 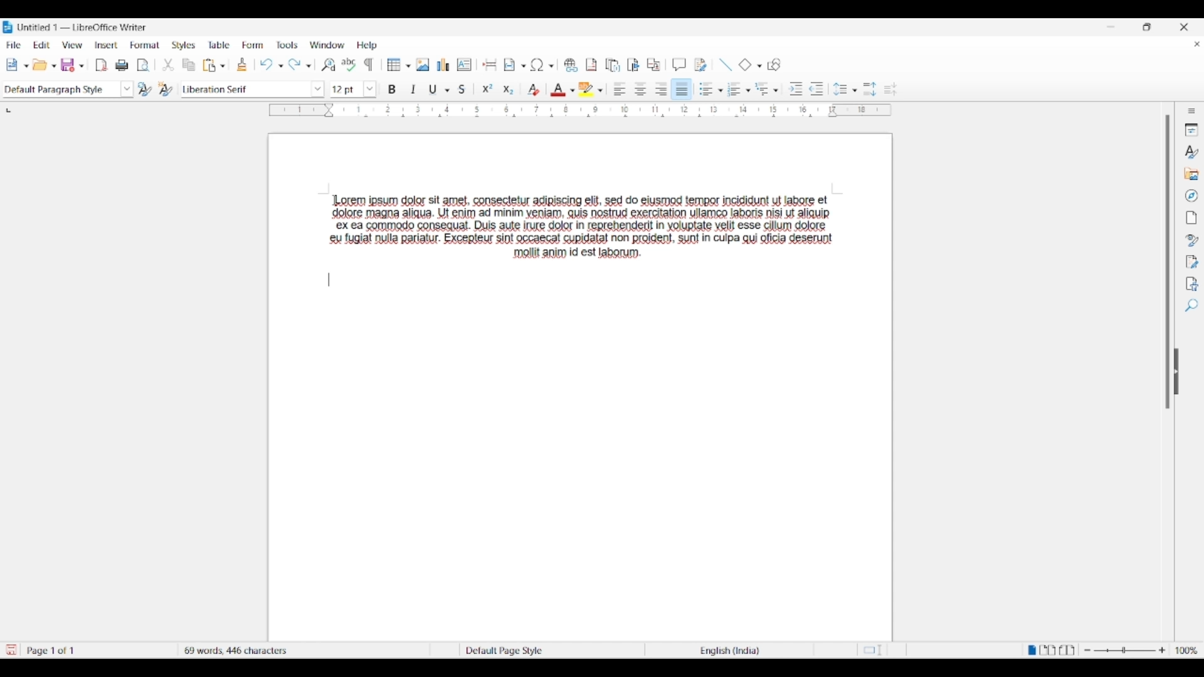 I want to click on Align right, so click(x=662, y=88).